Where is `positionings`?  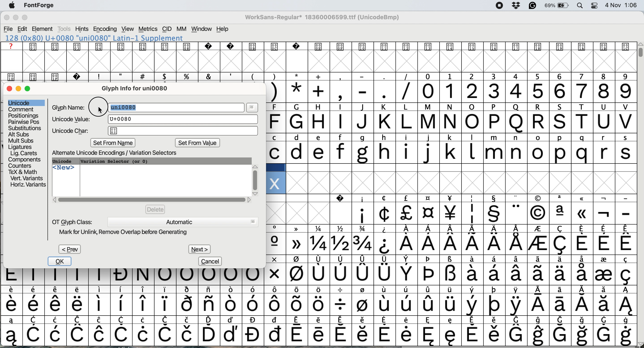 positionings is located at coordinates (24, 116).